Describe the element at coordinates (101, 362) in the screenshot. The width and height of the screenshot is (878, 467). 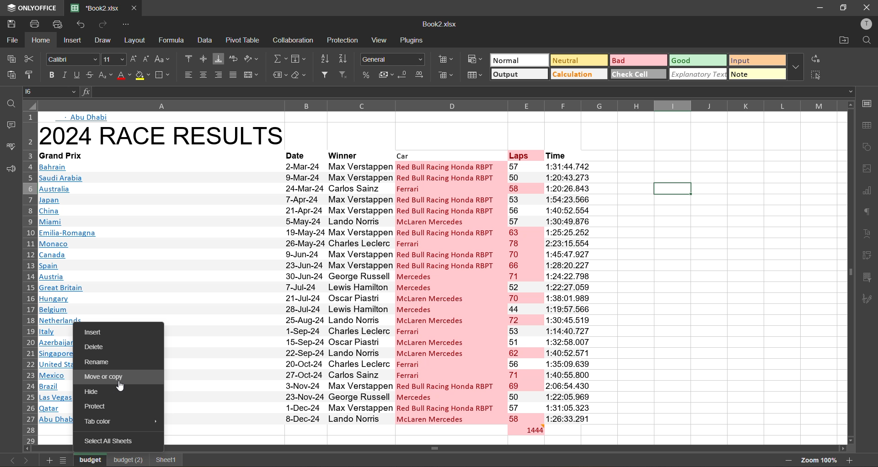
I see `rename` at that location.